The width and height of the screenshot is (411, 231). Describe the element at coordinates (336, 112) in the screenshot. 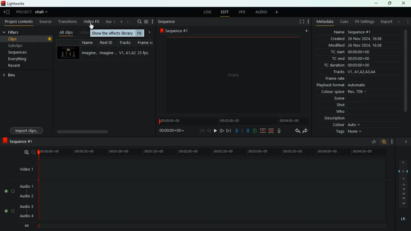

I see `who` at that location.